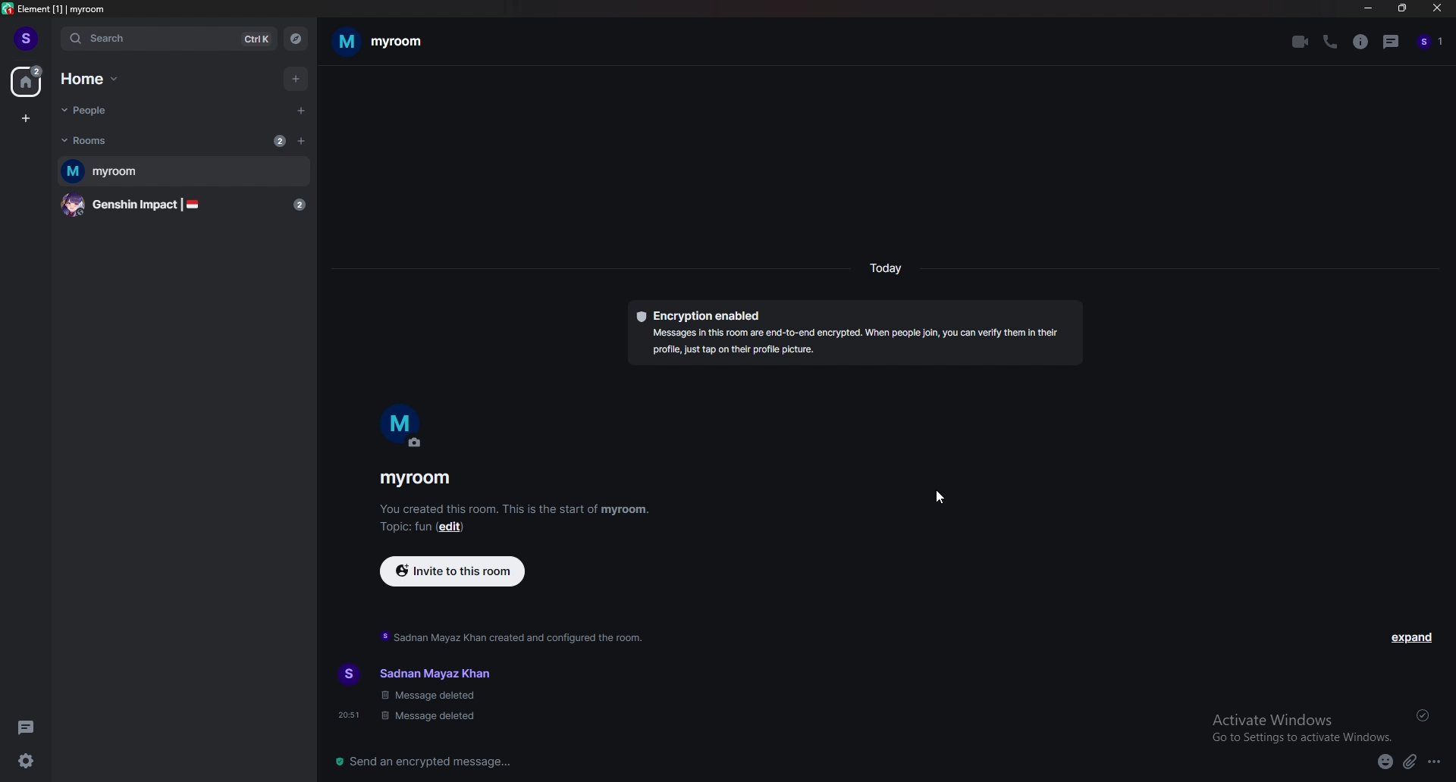 This screenshot has width=1456, height=782. I want to click on new message count, so click(279, 140).